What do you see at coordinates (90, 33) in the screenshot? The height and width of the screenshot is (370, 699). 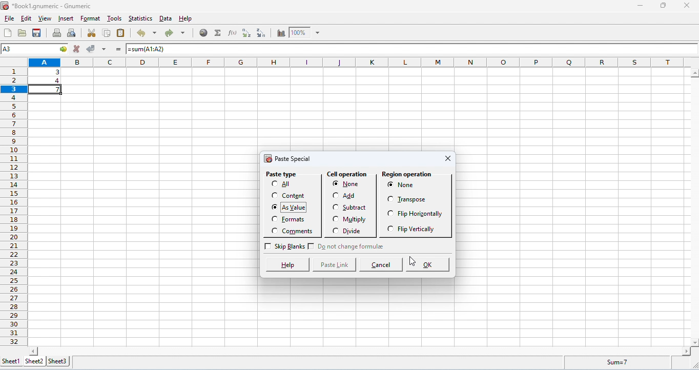 I see `cut` at bounding box center [90, 33].